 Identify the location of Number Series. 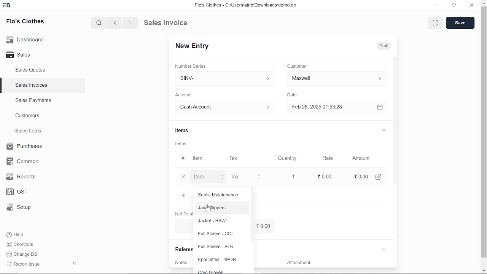
(195, 66).